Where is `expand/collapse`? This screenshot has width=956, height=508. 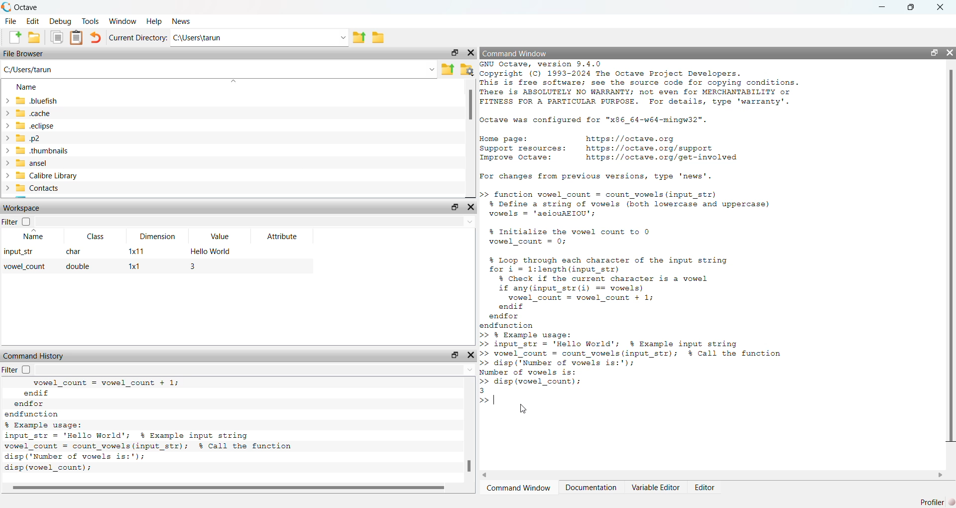
expand/collapse is located at coordinates (6, 150).